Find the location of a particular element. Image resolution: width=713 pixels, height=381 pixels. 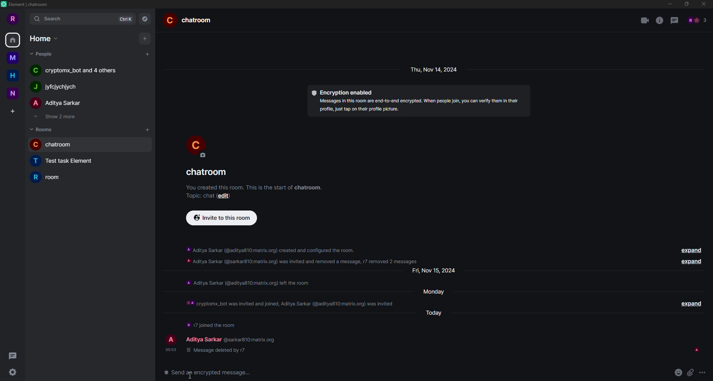

info is located at coordinates (291, 301).